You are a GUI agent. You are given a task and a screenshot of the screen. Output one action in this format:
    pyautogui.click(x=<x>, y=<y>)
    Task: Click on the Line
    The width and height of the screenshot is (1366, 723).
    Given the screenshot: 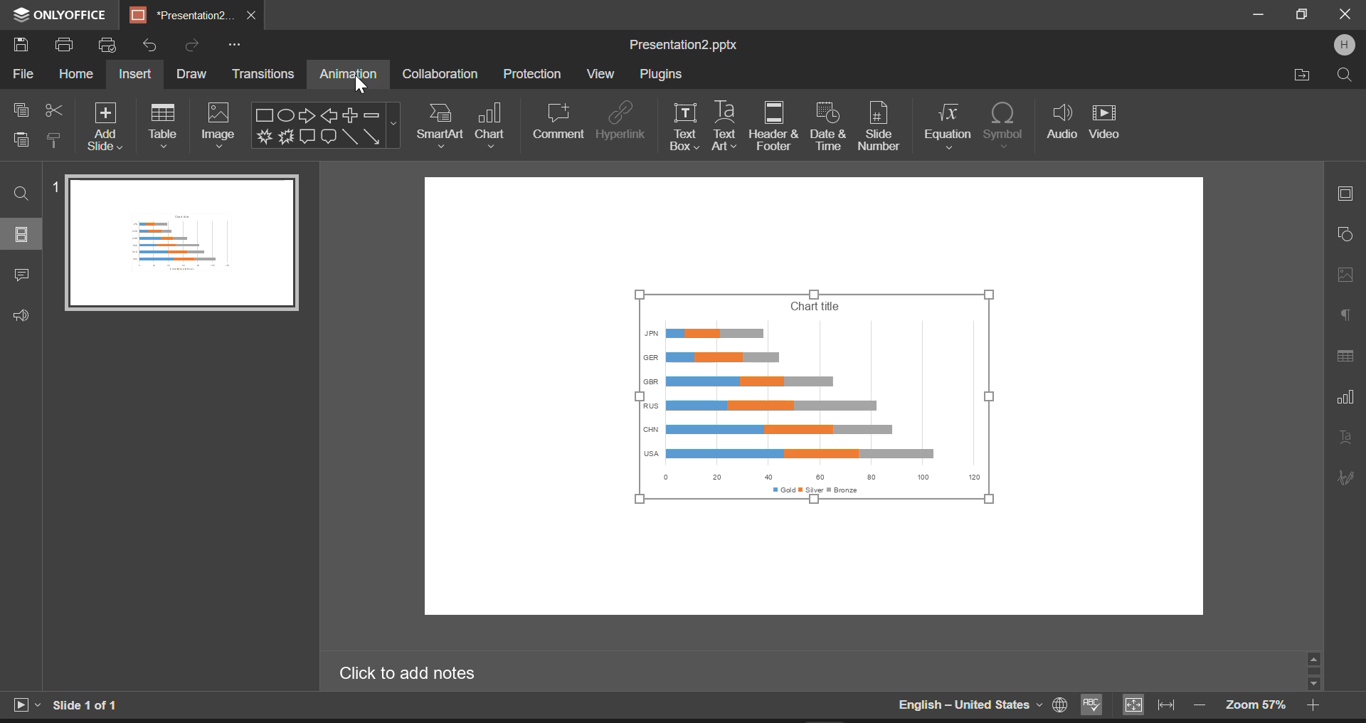 What is the action you would take?
    pyautogui.click(x=349, y=137)
    